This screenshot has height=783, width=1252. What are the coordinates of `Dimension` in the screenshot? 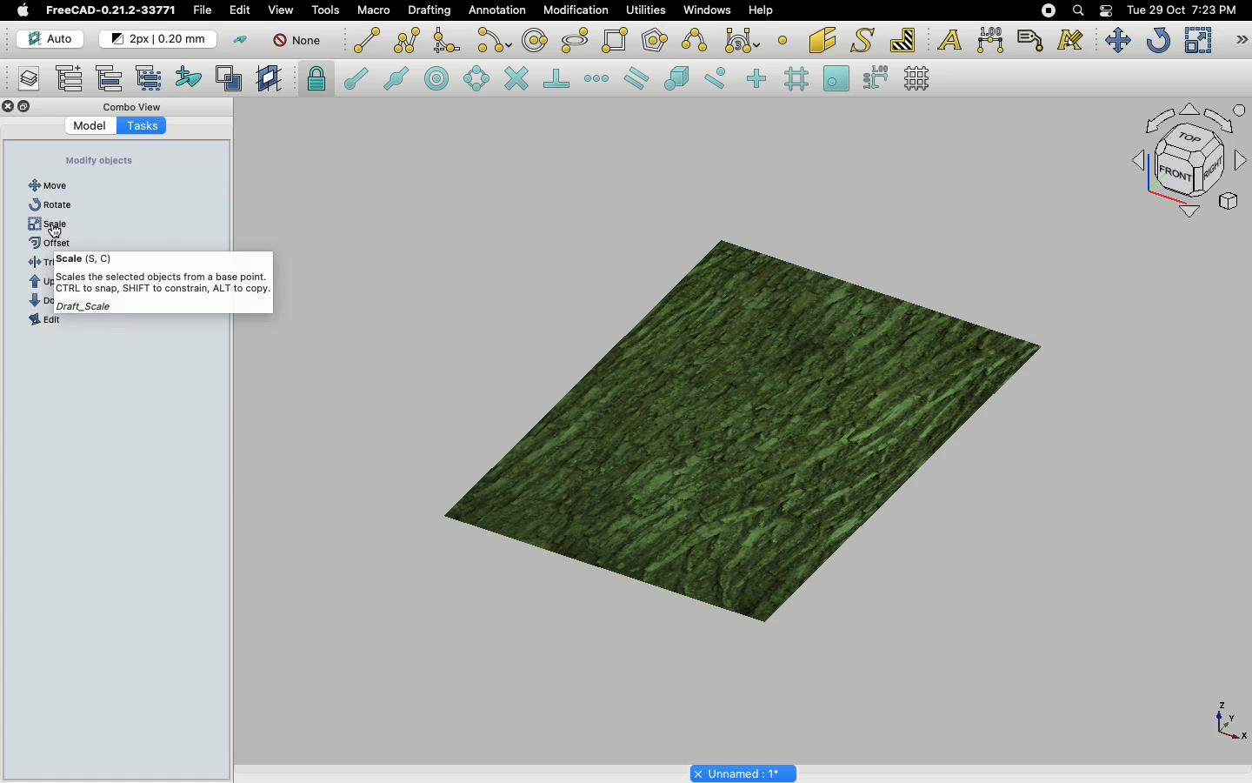 It's located at (60, 318).